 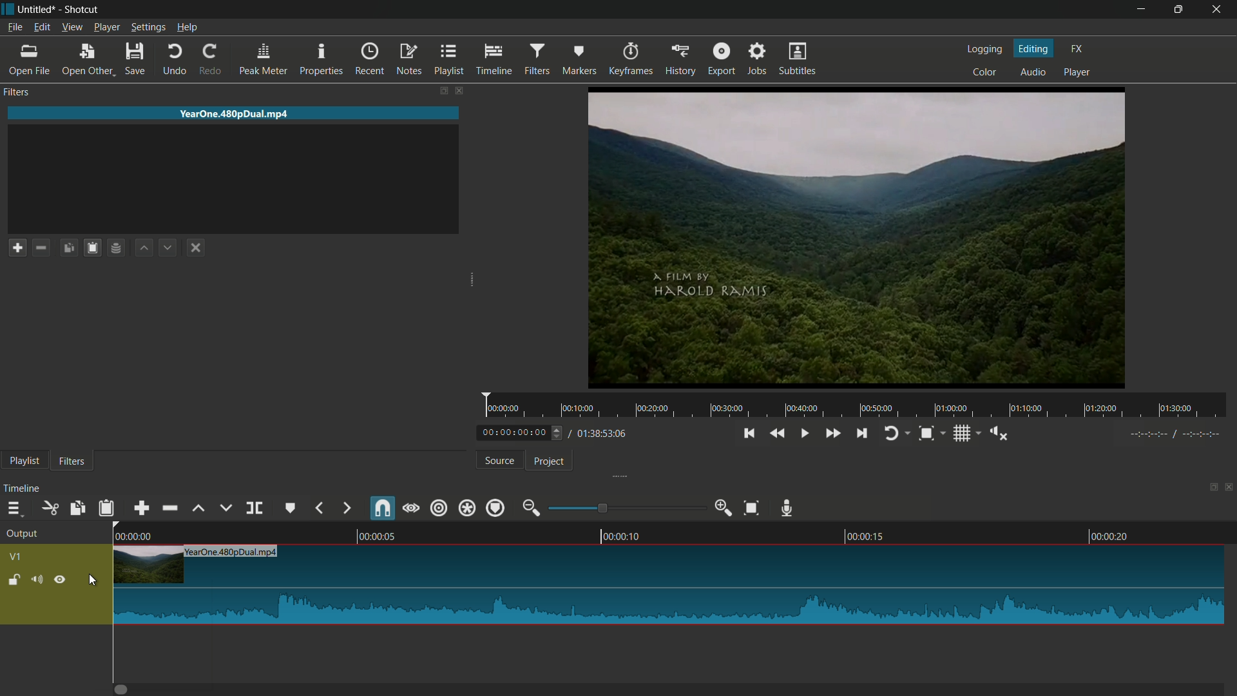 What do you see at coordinates (987, 73) in the screenshot?
I see `color` at bounding box center [987, 73].